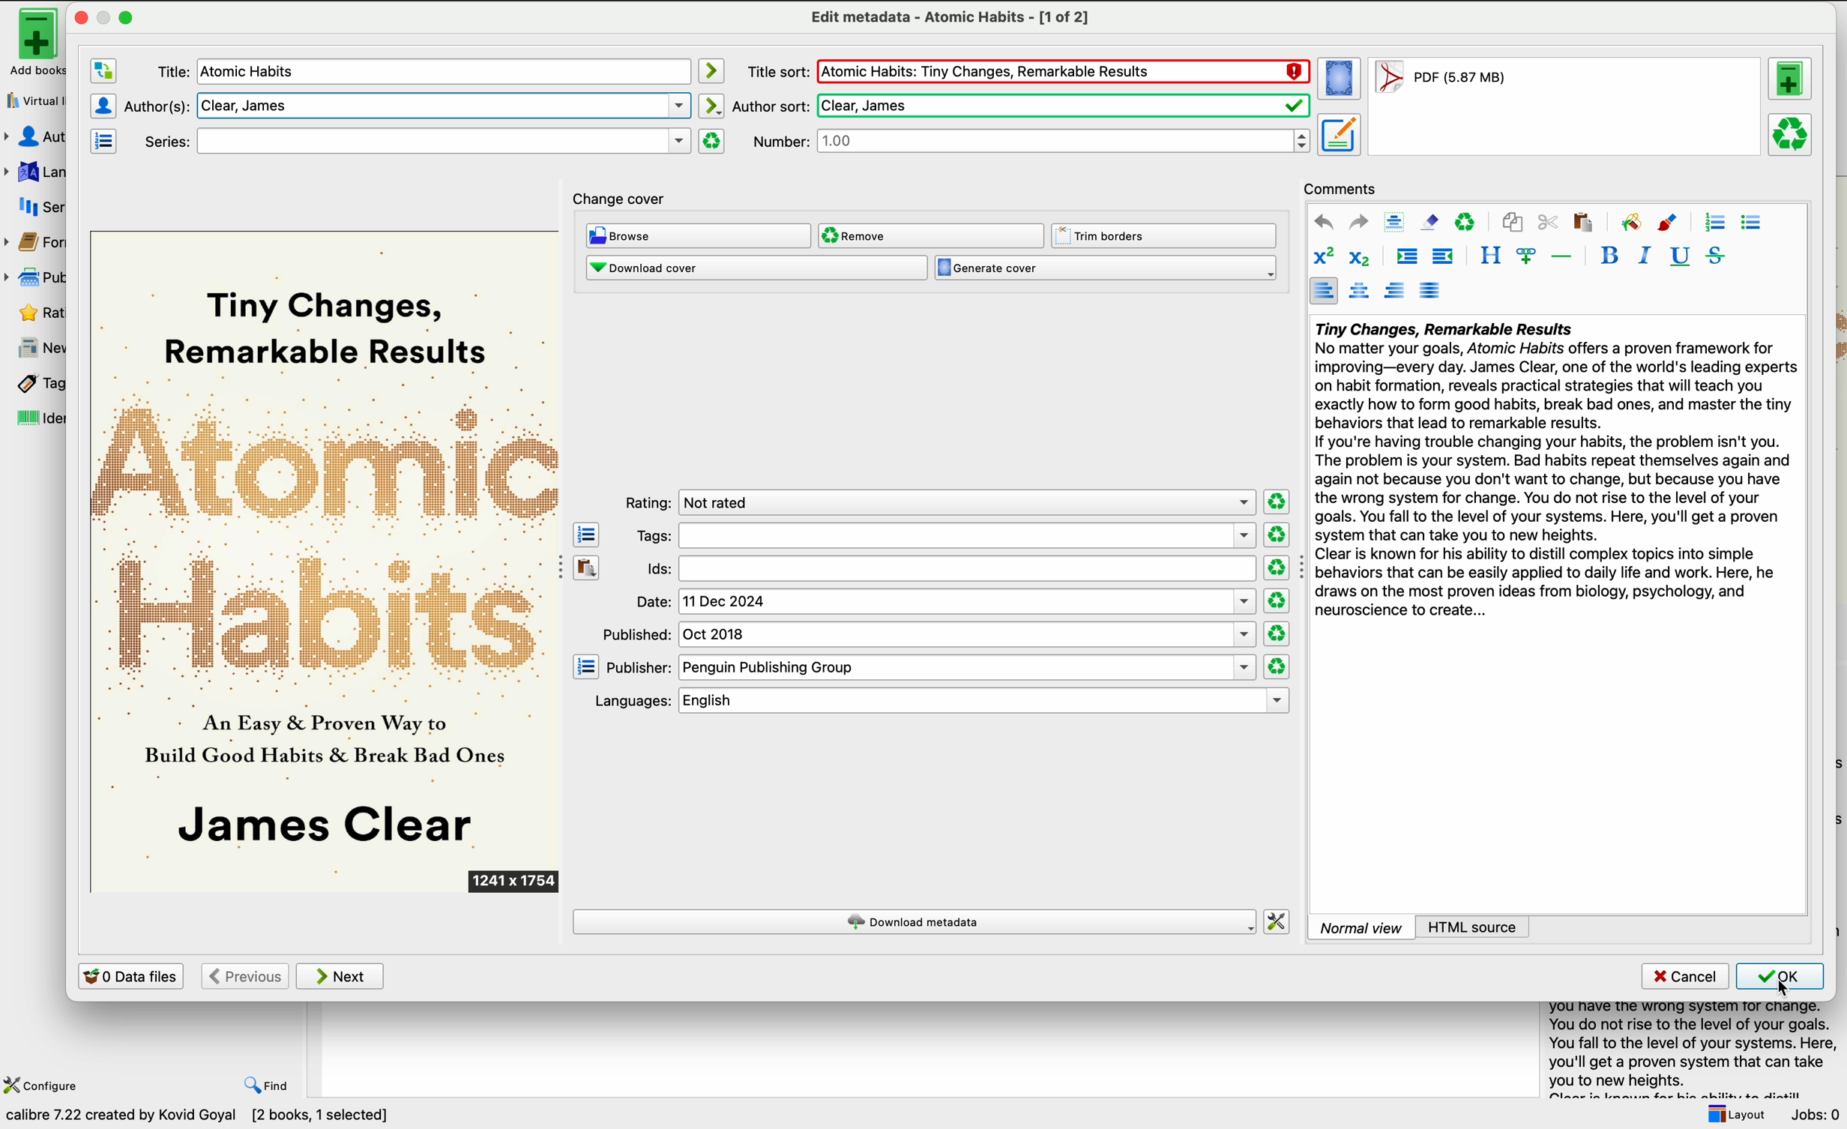 The height and width of the screenshot is (1129, 1847). I want to click on subscript, so click(1363, 257).